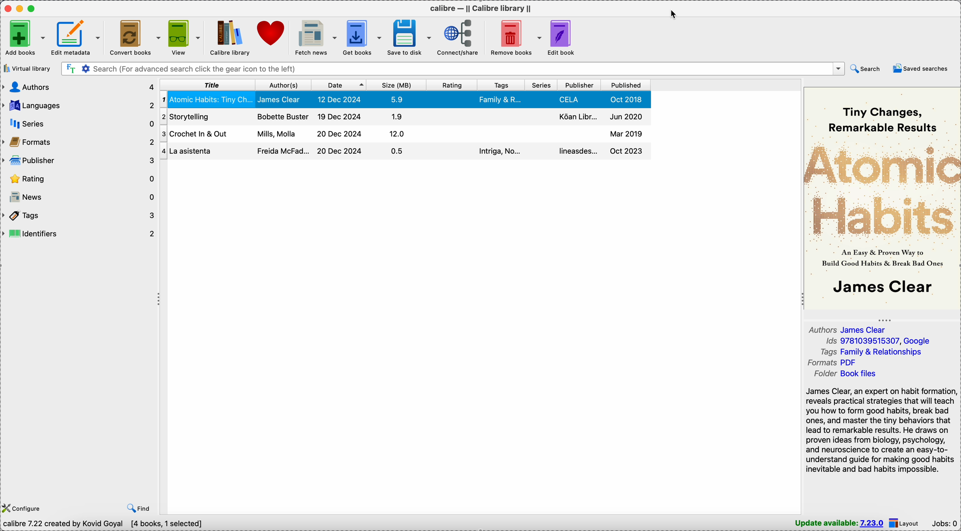  Describe the element at coordinates (185, 38) in the screenshot. I see `view` at that location.